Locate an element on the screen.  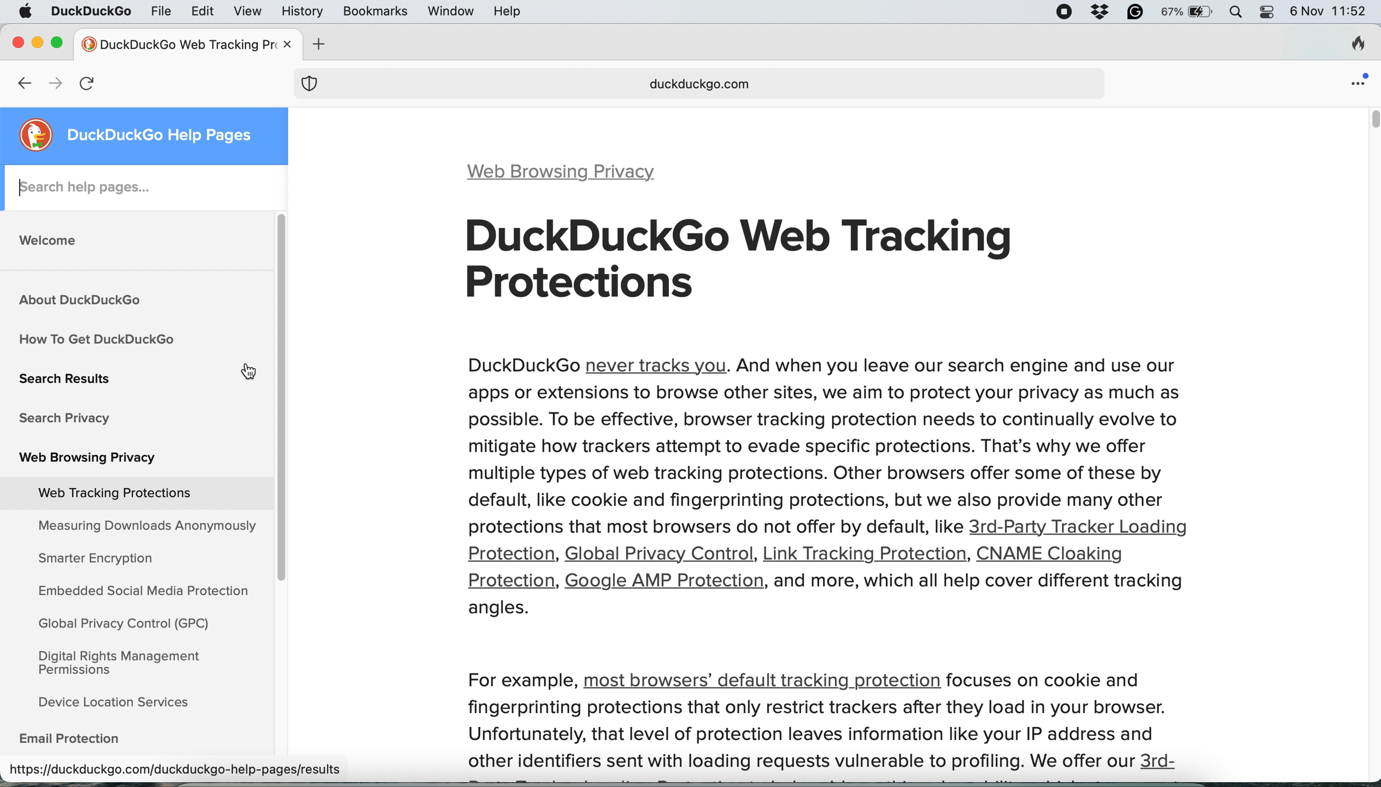
protections that most browsers do not offer by default, like is located at coordinates (701, 524).